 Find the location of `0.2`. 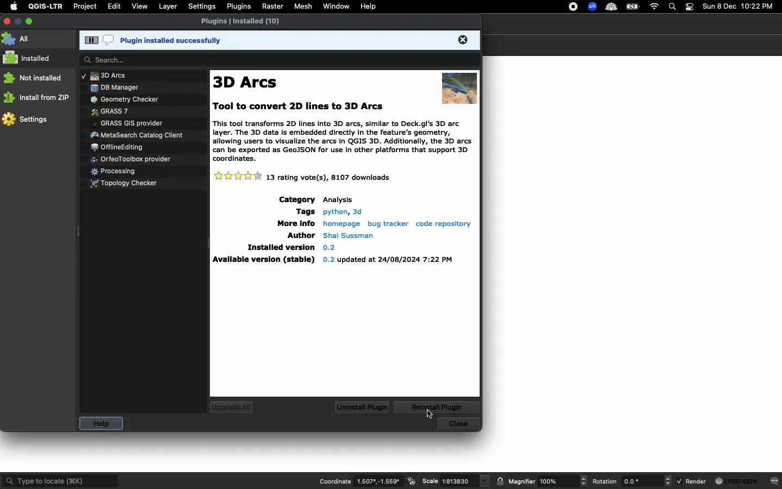

0.2 is located at coordinates (329, 247).